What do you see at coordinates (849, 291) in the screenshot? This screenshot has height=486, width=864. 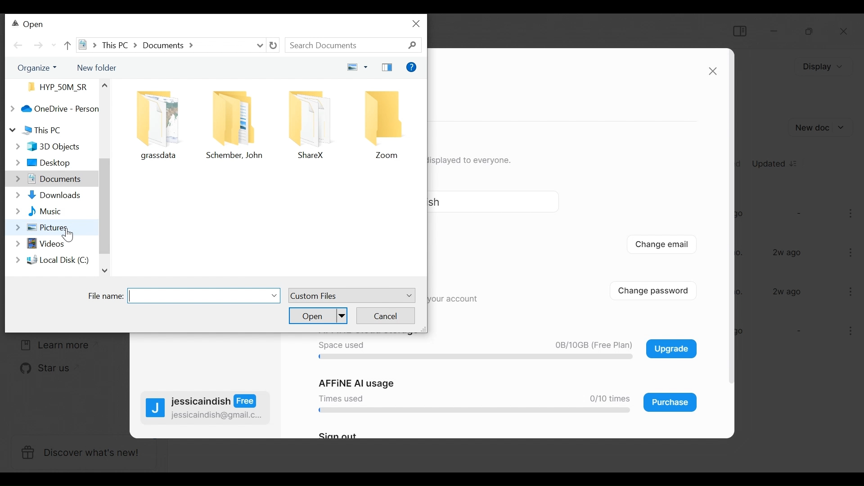 I see `more options` at bounding box center [849, 291].